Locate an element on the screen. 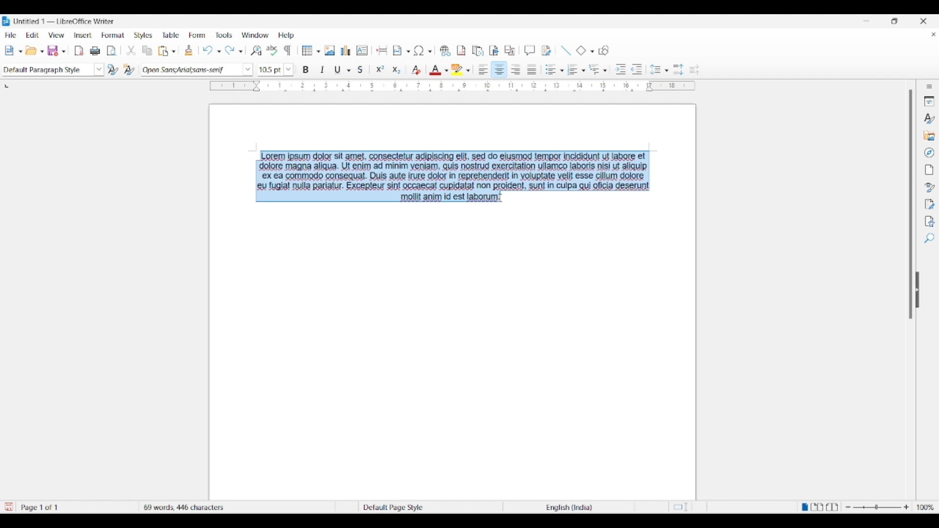 The width and height of the screenshot is (939, 528). Find is located at coordinates (930, 238).